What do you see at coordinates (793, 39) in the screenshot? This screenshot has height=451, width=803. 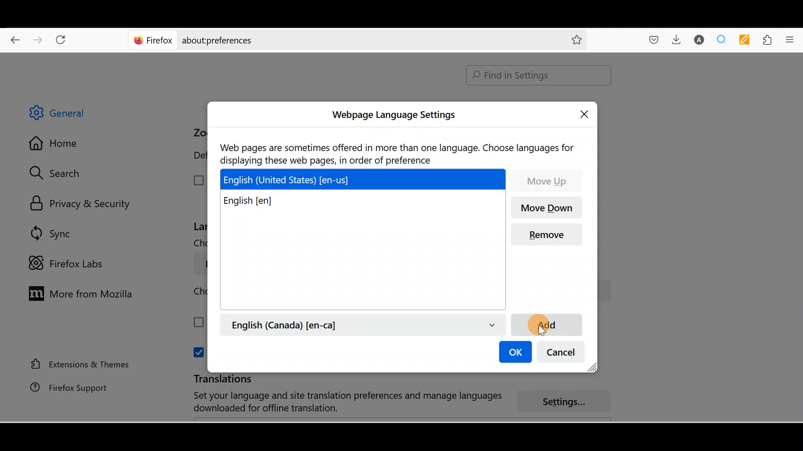 I see `Open application menu` at bounding box center [793, 39].